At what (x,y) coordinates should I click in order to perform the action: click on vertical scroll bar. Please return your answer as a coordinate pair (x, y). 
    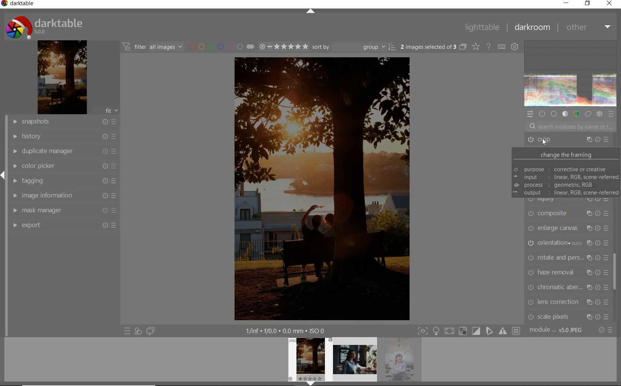
    Looking at the image, I should click on (4, 259).